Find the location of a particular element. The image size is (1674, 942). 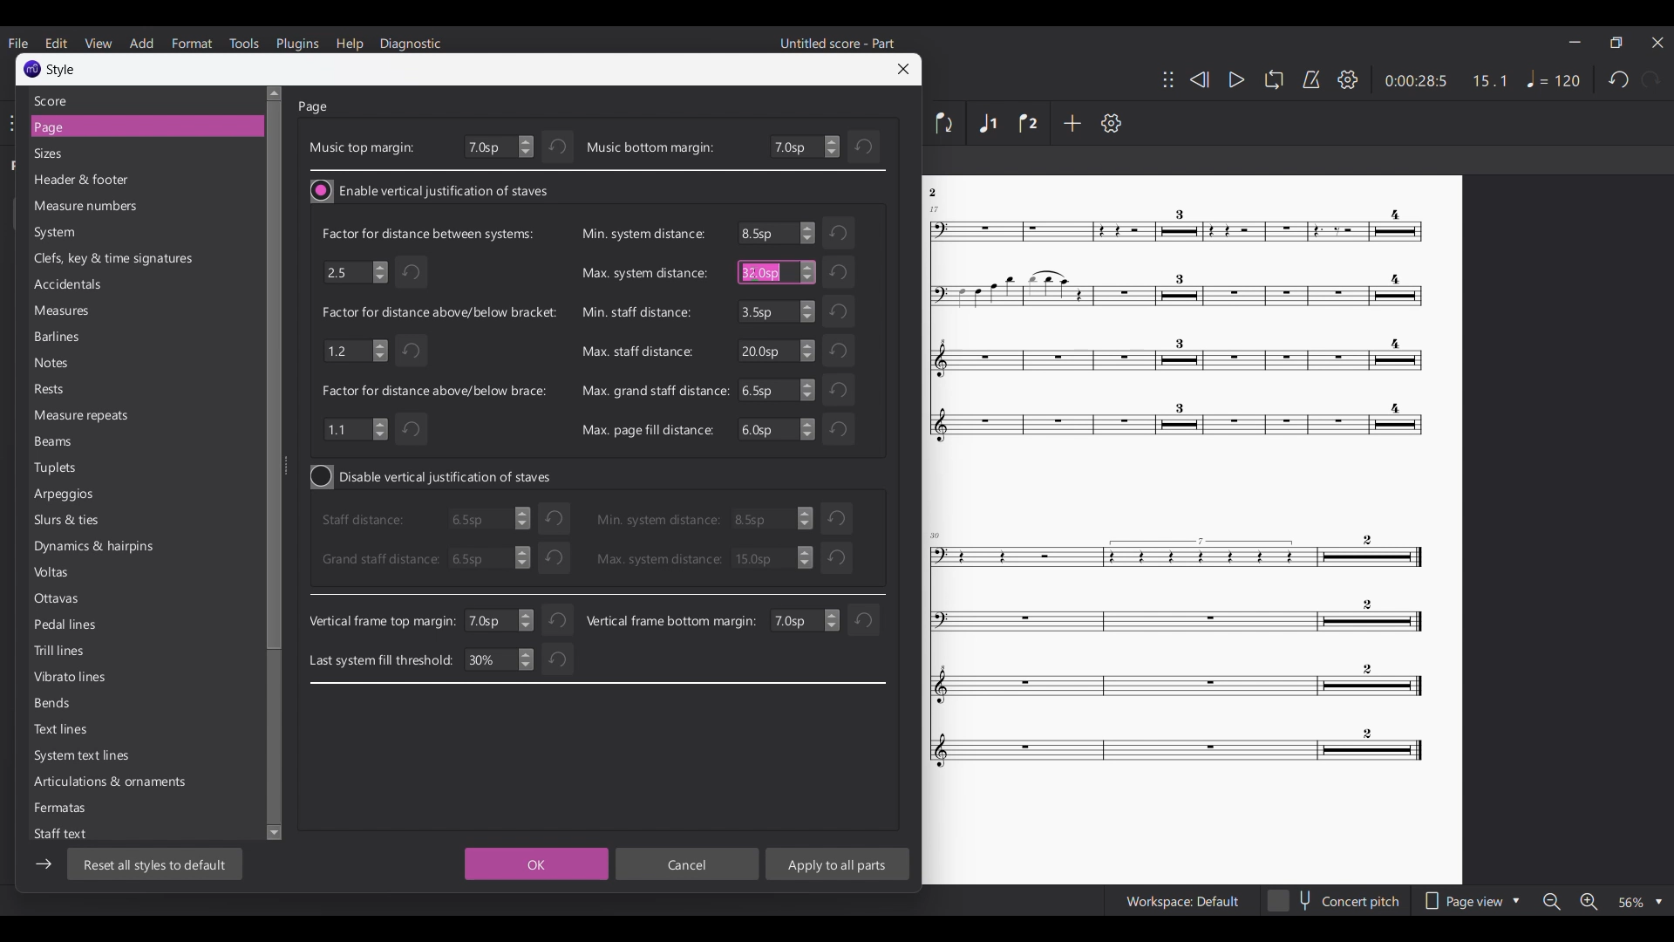

Music top margin is located at coordinates (361, 147).